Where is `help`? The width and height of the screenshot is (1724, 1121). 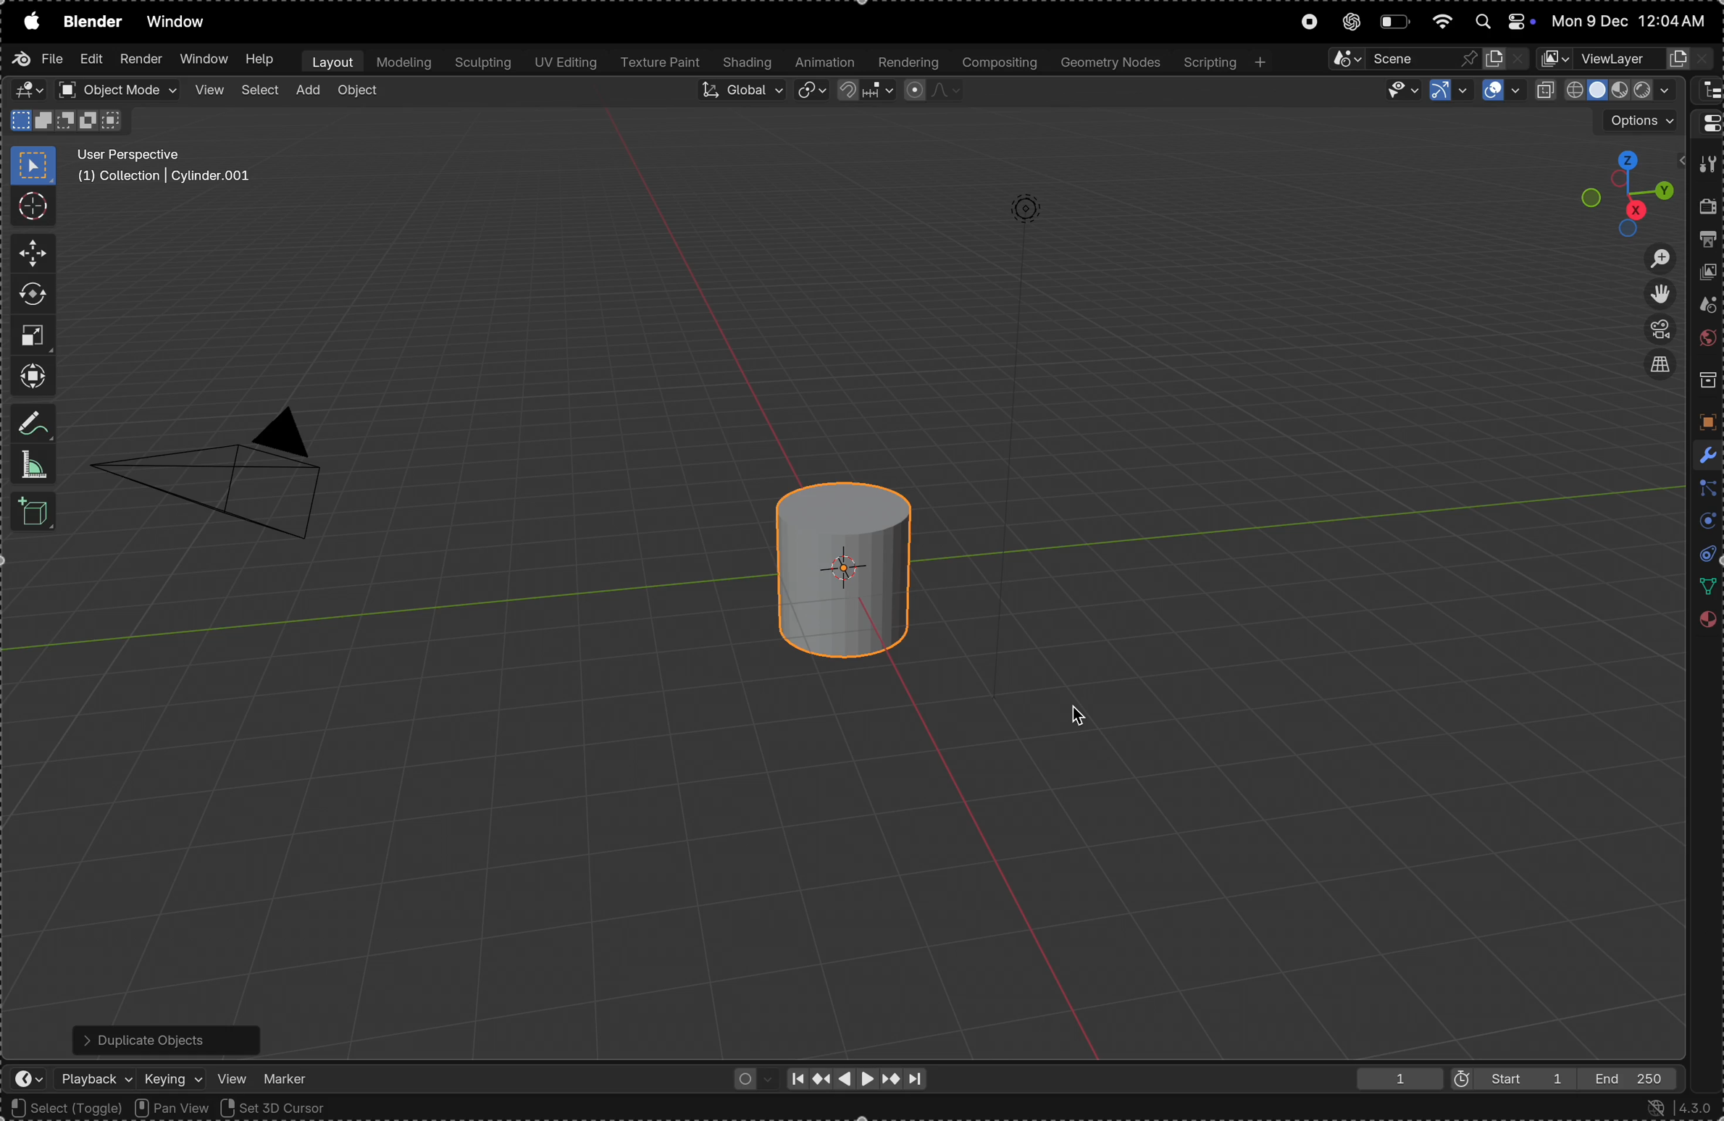 help is located at coordinates (260, 59).